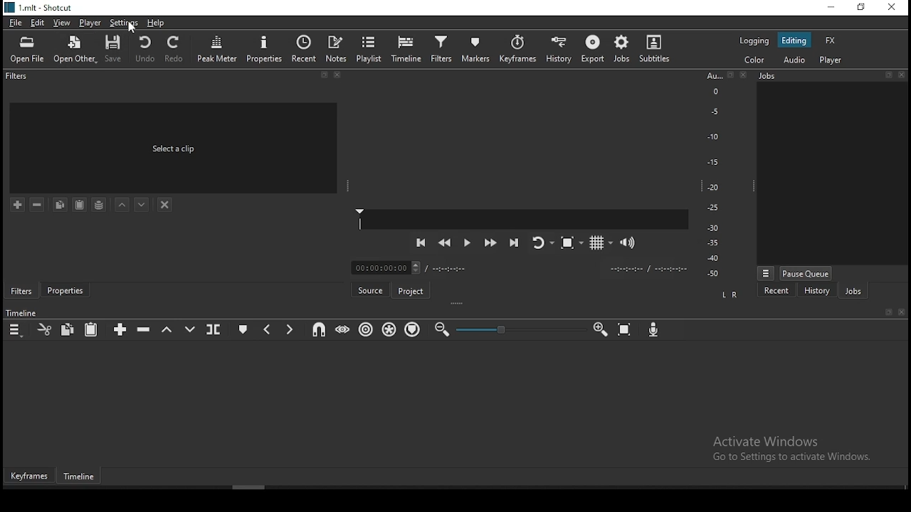 The width and height of the screenshot is (911, 512). What do you see at coordinates (189, 328) in the screenshot?
I see `overwrite` at bounding box center [189, 328].